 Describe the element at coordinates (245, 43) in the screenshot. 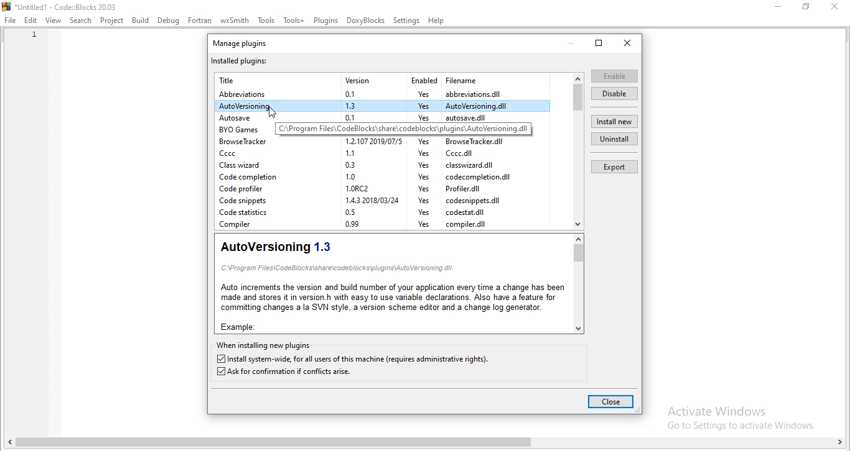

I see `manage plugins` at that location.